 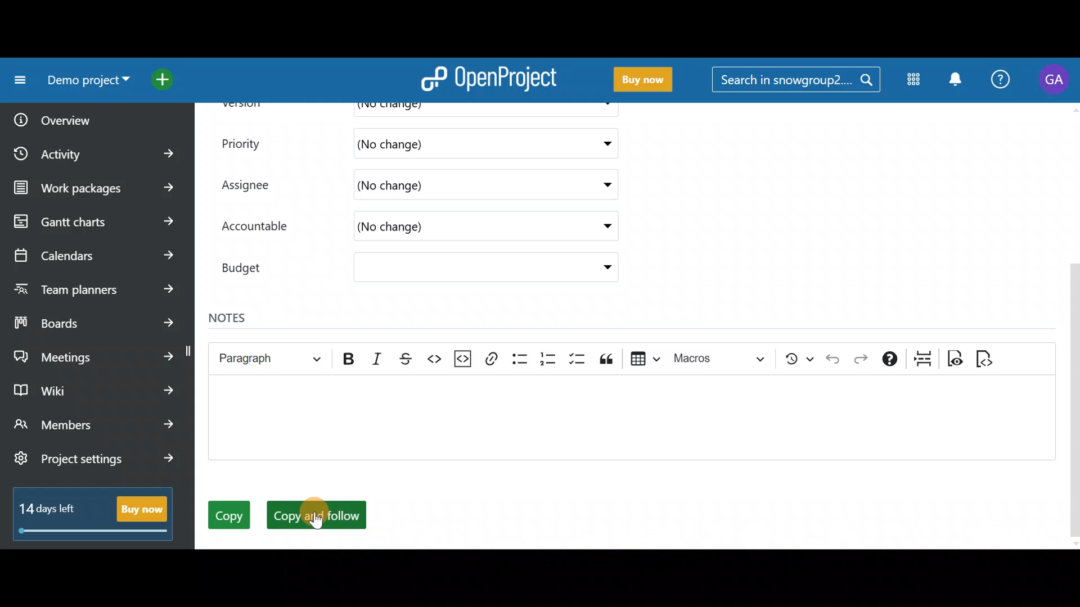 I want to click on Undo, so click(x=833, y=360).